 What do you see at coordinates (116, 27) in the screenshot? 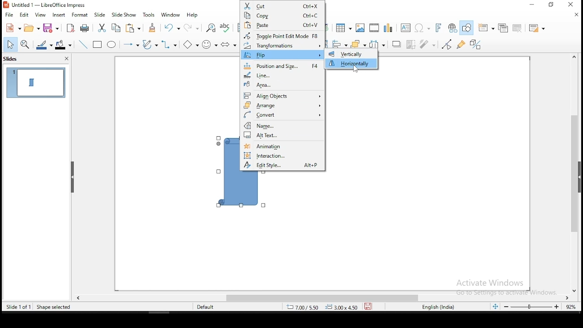
I see `copy` at bounding box center [116, 27].